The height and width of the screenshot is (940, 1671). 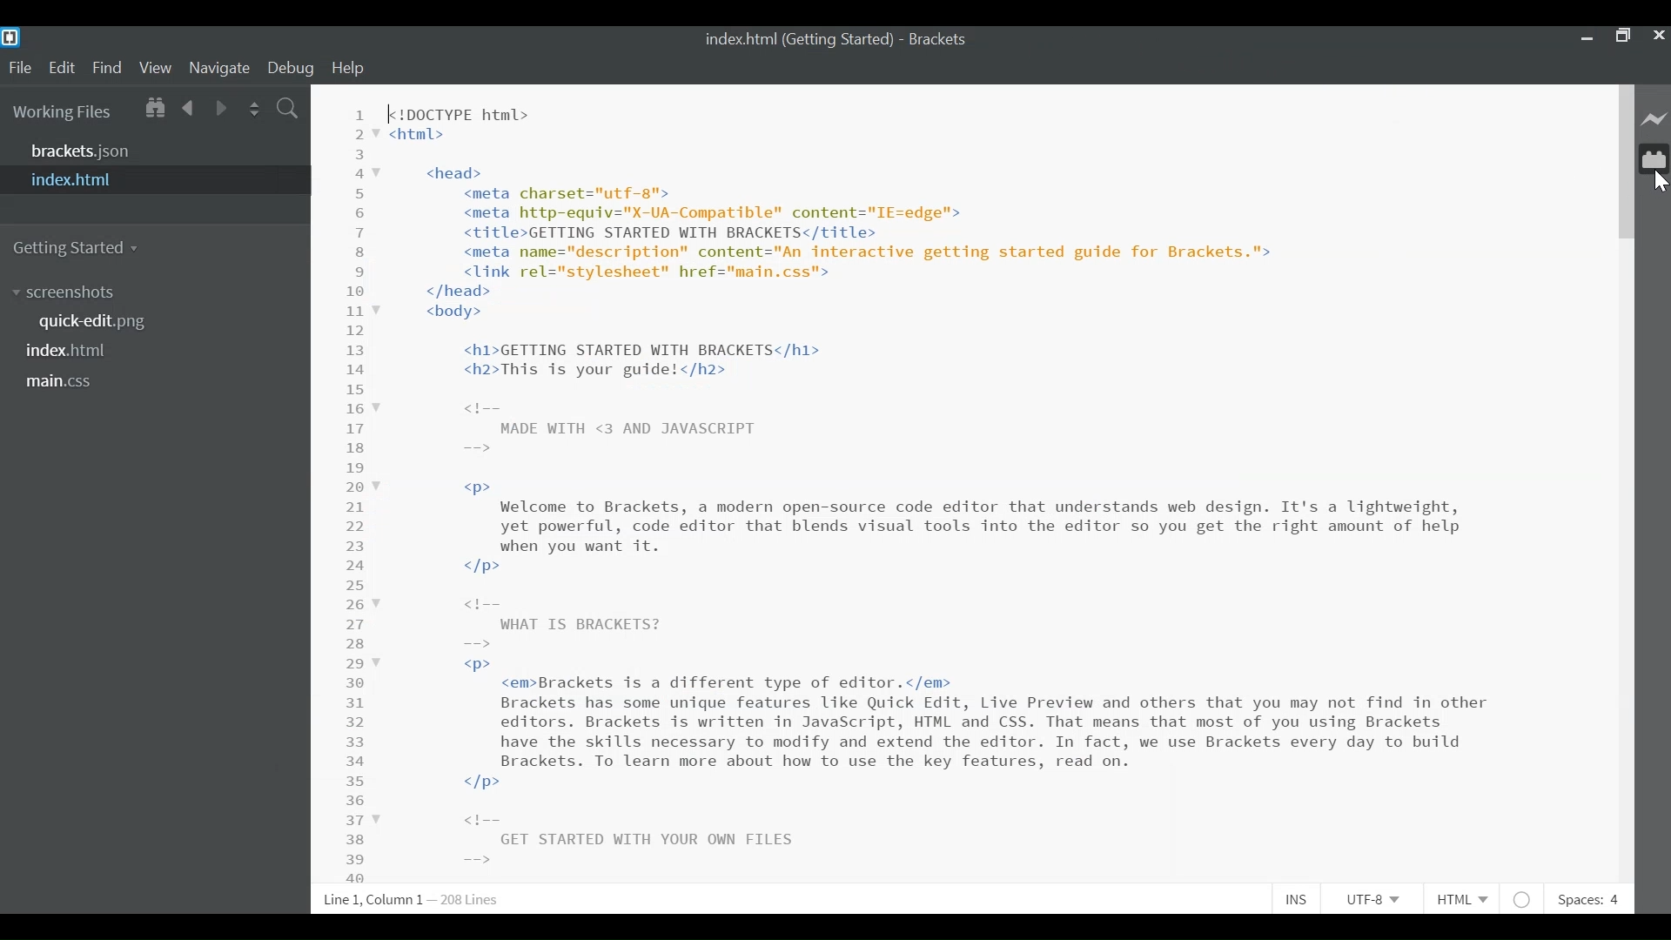 What do you see at coordinates (78, 246) in the screenshot?
I see `Getting Started` at bounding box center [78, 246].